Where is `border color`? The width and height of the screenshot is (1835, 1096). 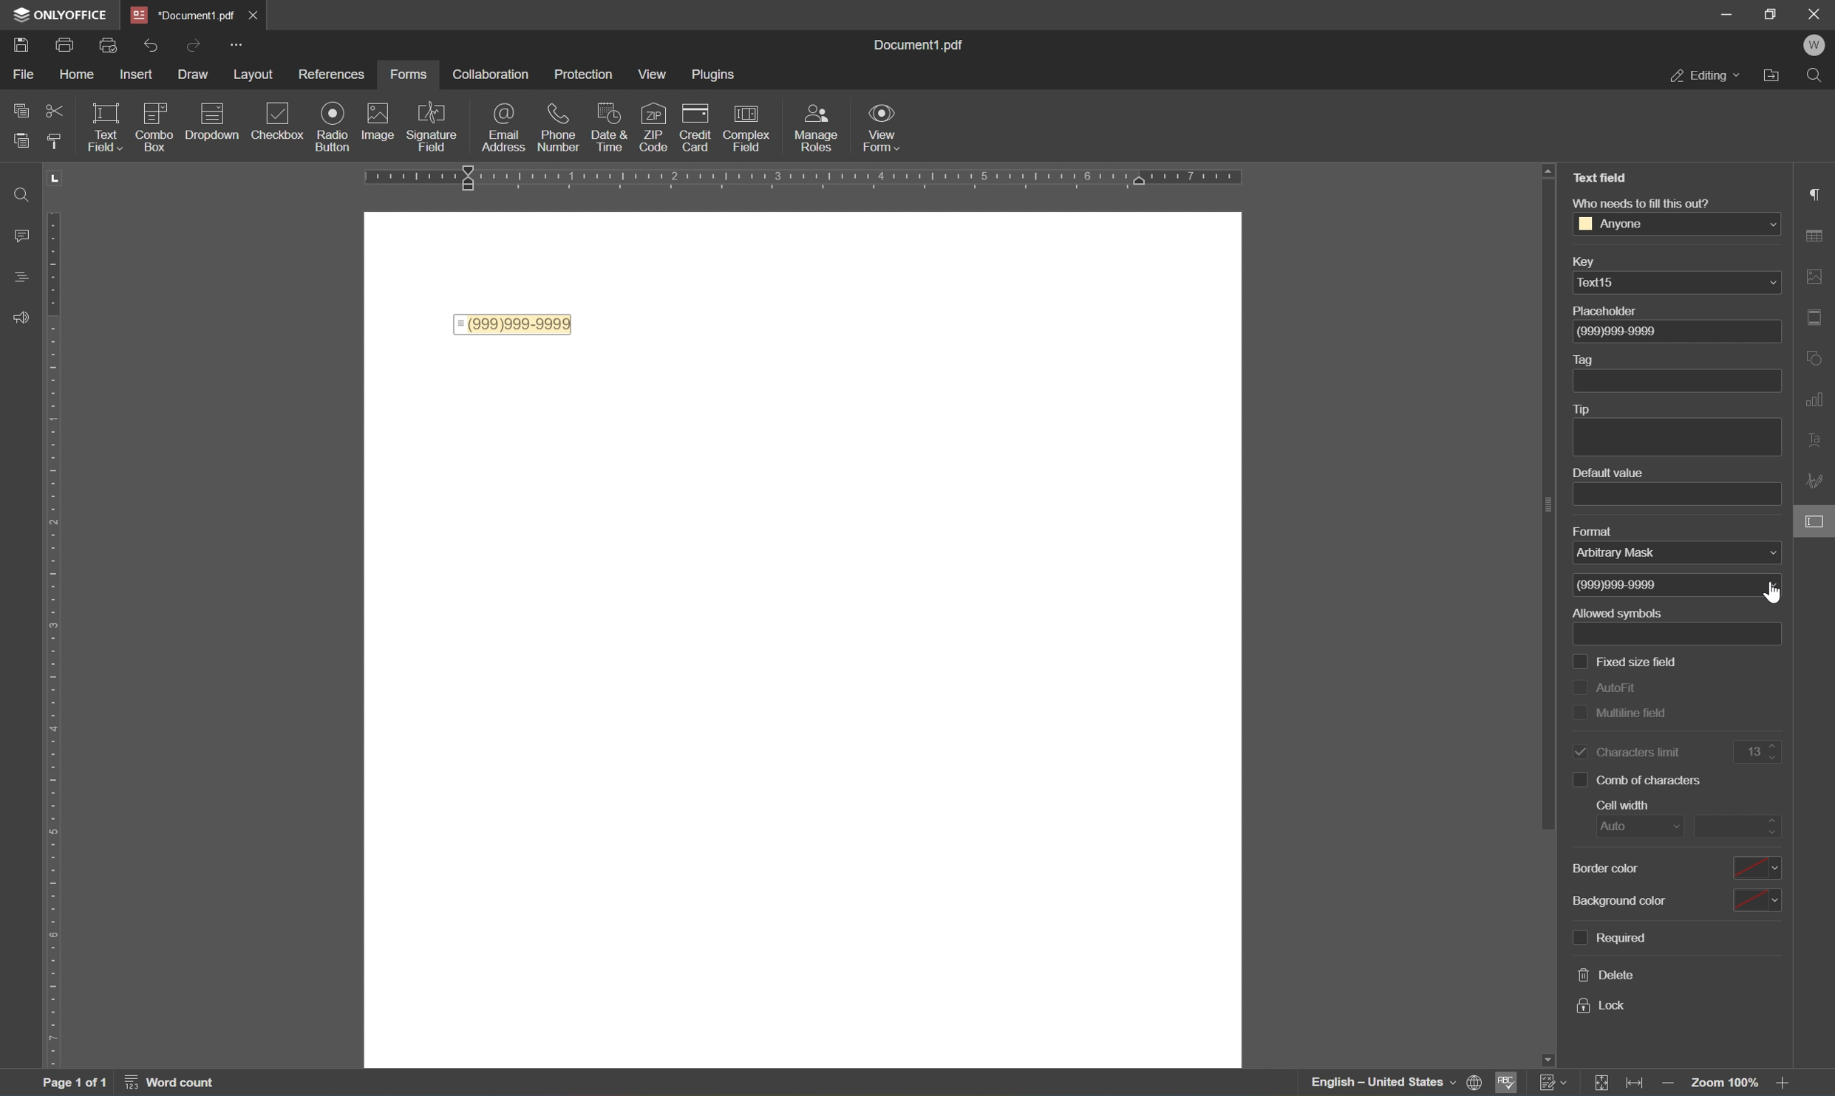 border color is located at coordinates (1672, 869).